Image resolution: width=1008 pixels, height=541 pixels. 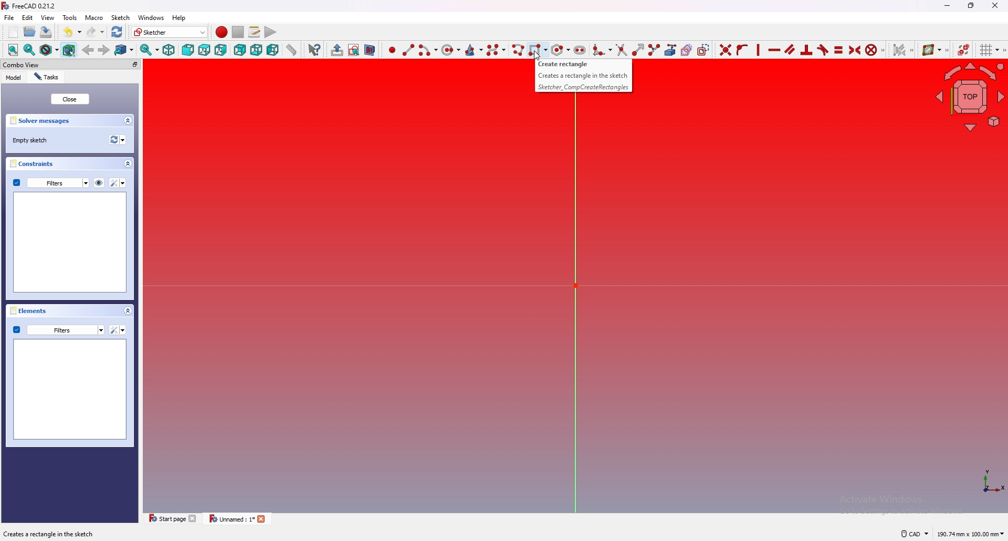 What do you see at coordinates (104, 50) in the screenshot?
I see `forward` at bounding box center [104, 50].